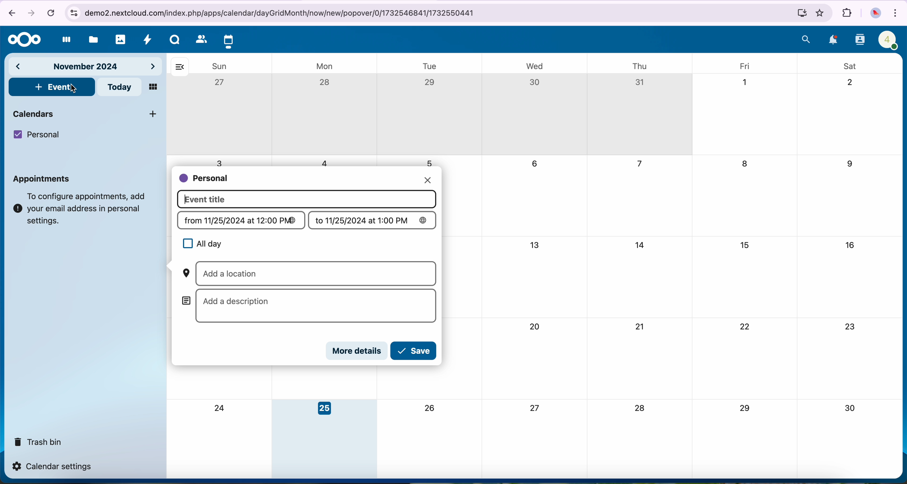 The image size is (907, 484). I want to click on 15, so click(746, 246).